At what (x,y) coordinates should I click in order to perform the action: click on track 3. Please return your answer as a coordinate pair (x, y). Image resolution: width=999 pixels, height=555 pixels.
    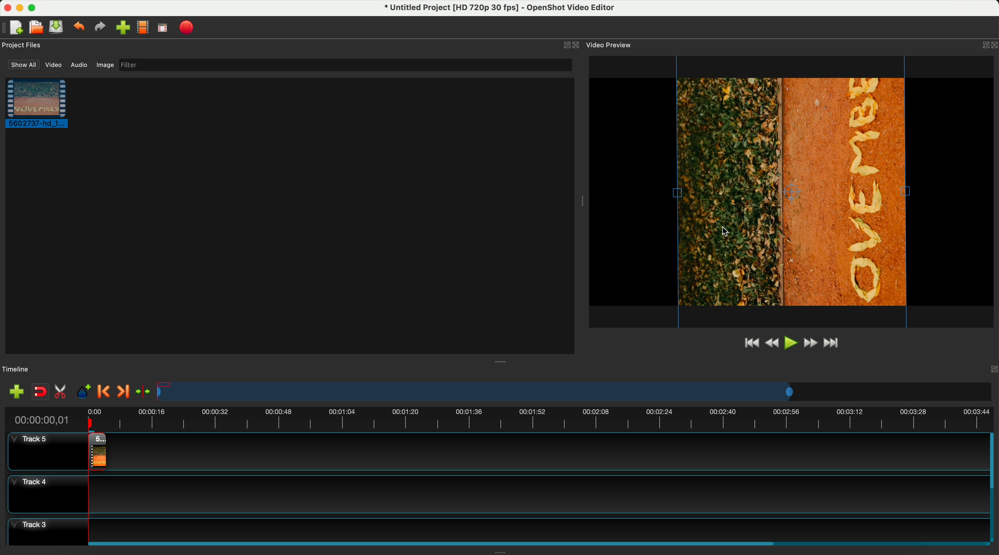
    Looking at the image, I should click on (495, 527).